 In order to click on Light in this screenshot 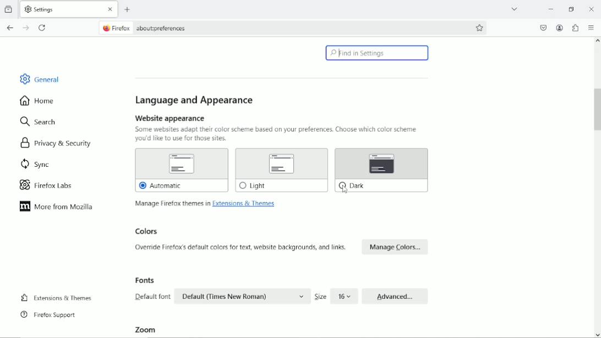, I will do `click(282, 170)`.